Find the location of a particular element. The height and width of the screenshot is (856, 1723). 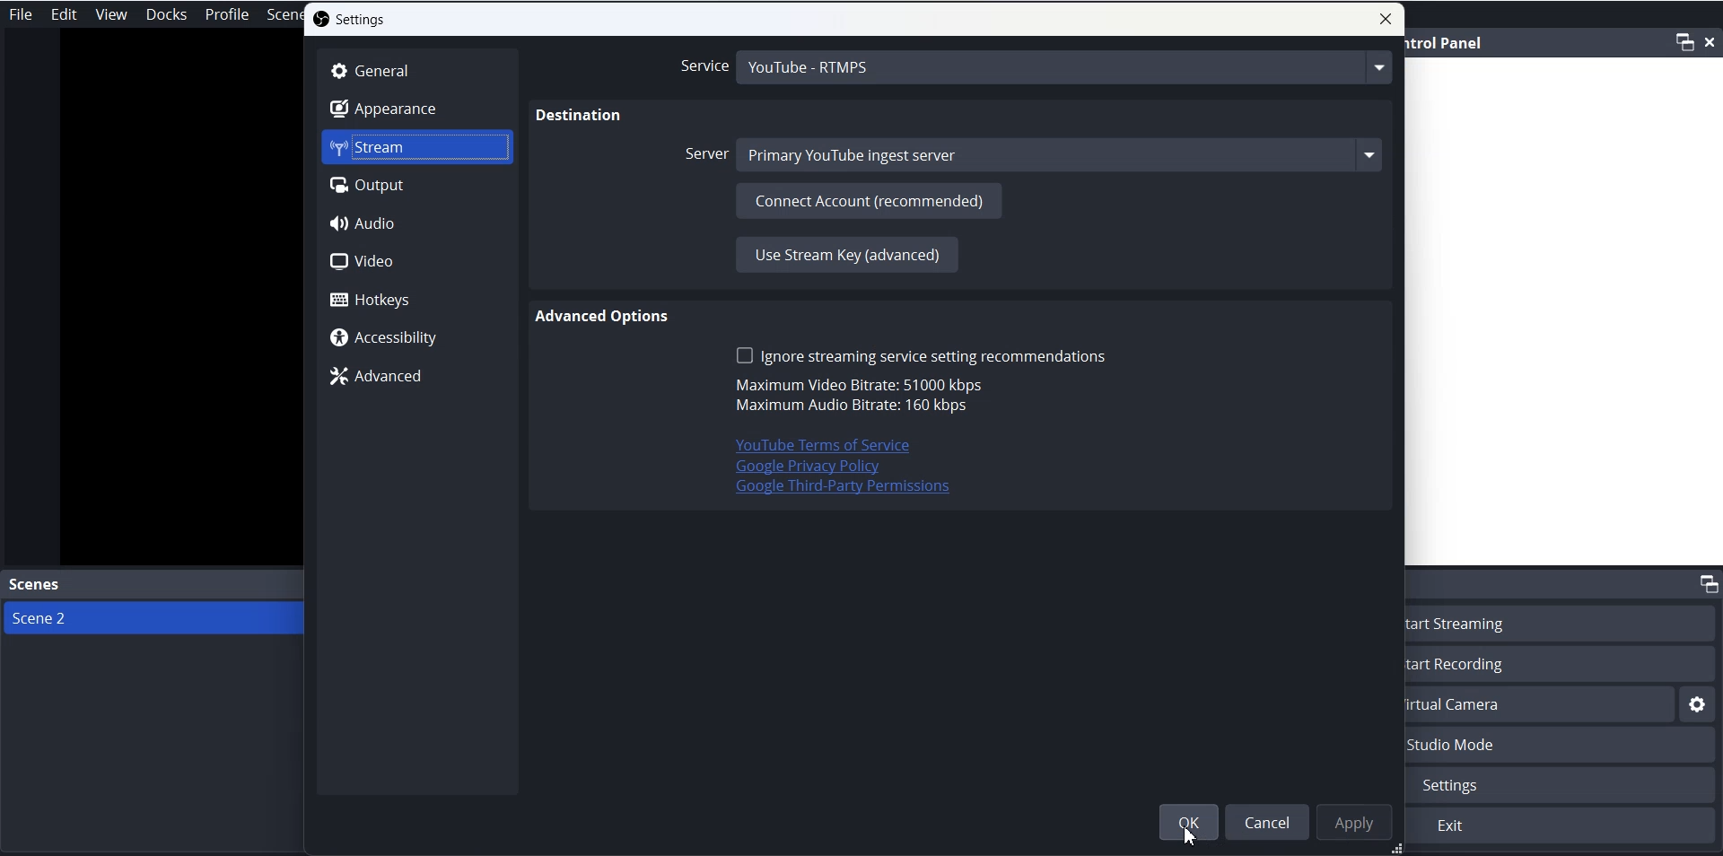

Video is located at coordinates (415, 261).